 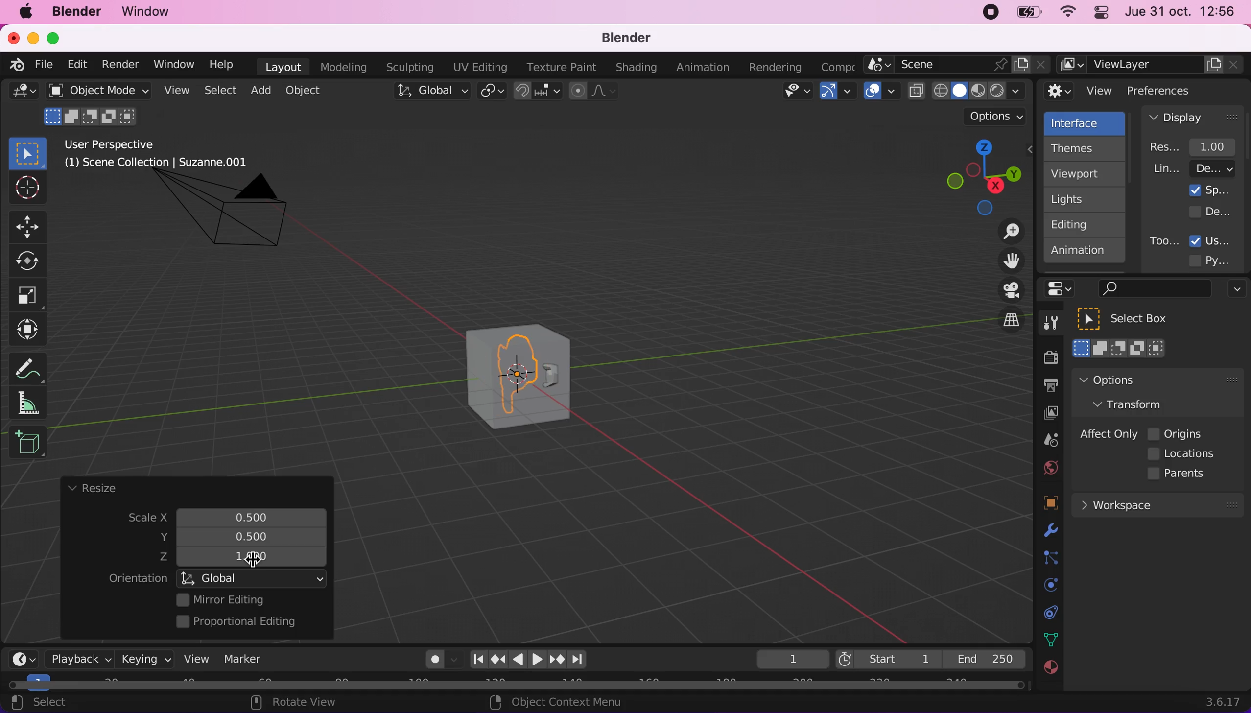 What do you see at coordinates (1210, 190) in the screenshot?
I see `splash screen` at bounding box center [1210, 190].